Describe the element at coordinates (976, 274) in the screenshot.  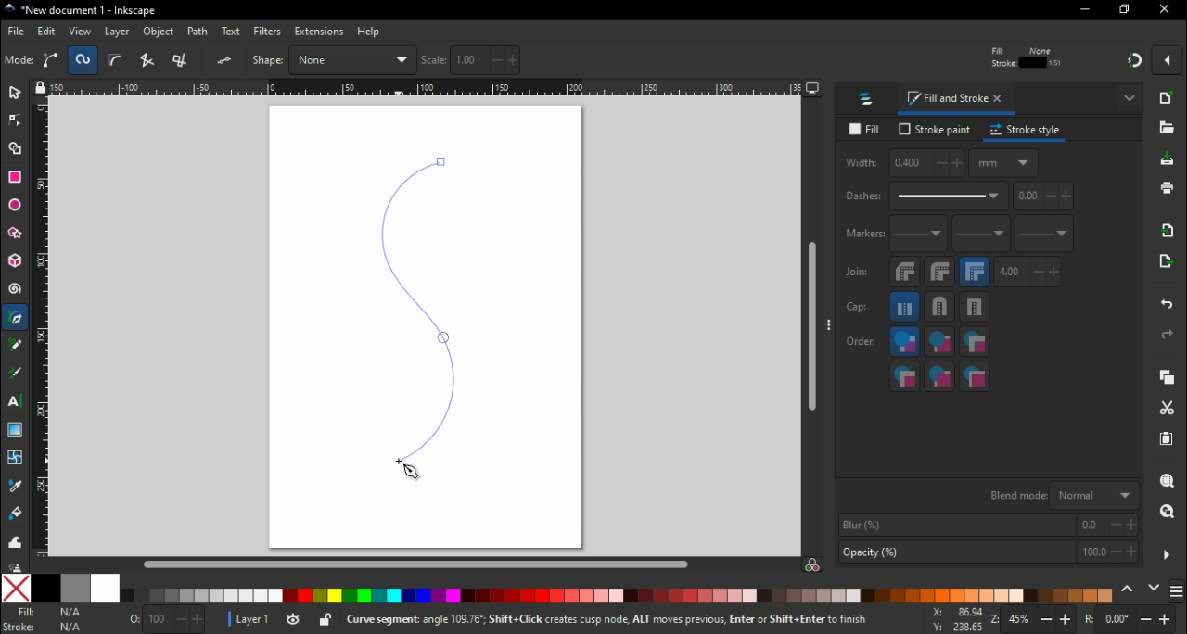
I see `miter` at that location.